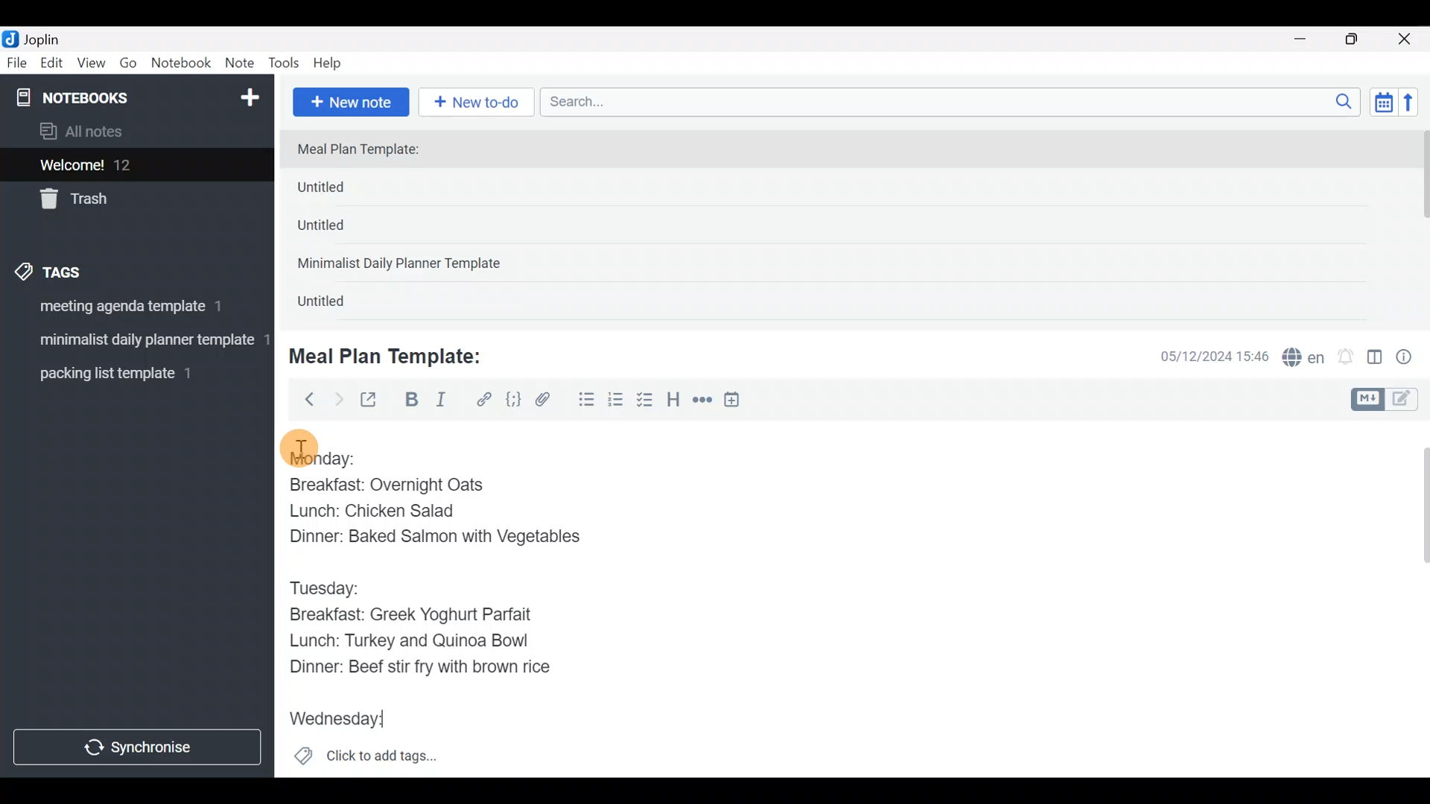 This screenshot has width=1430, height=804. I want to click on Breakfast: Overnight Oats, so click(384, 485).